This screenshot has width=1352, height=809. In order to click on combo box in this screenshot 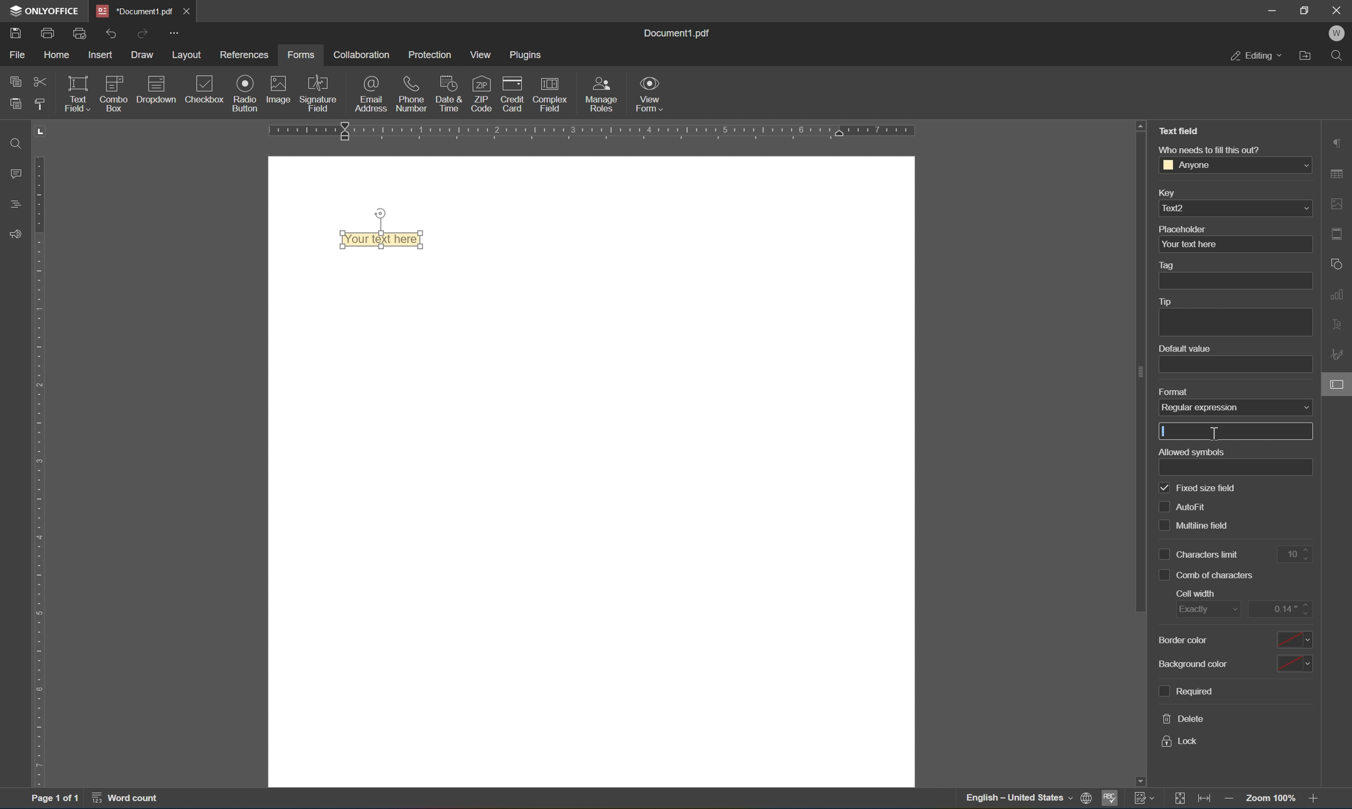, I will do `click(115, 95)`.